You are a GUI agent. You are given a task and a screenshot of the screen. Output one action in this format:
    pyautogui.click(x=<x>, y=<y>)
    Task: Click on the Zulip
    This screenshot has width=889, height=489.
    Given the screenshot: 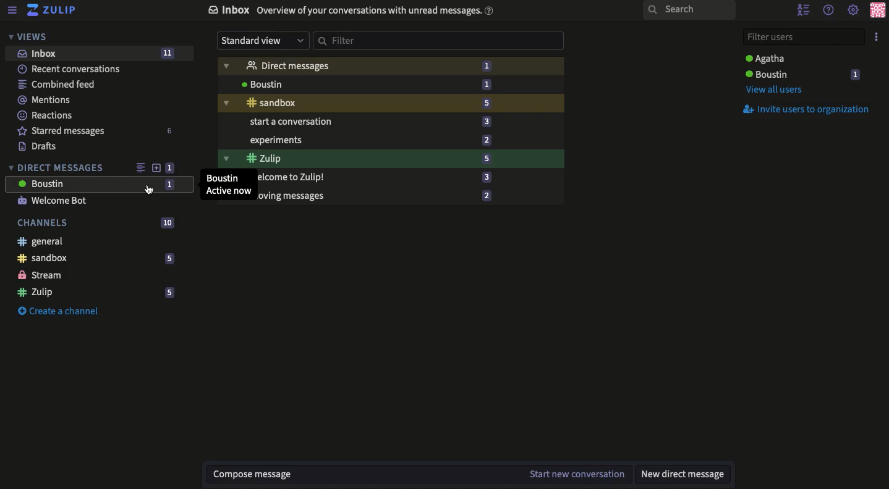 What is the action you would take?
    pyautogui.click(x=52, y=9)
    